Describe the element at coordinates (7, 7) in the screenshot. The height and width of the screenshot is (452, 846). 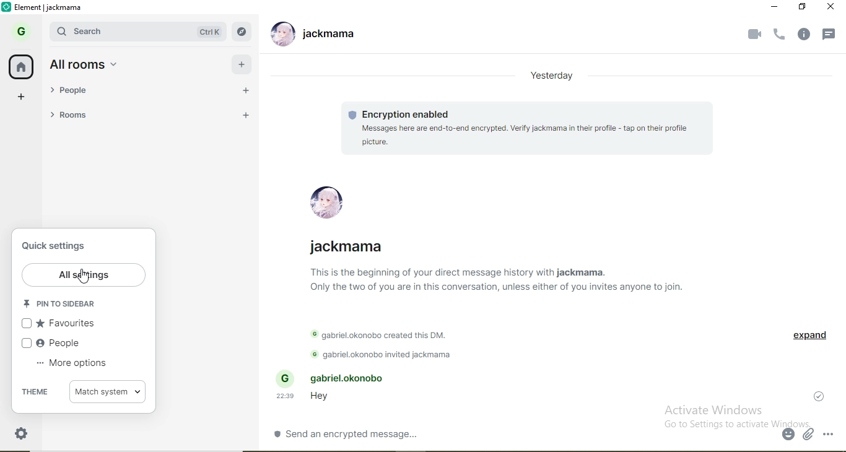
I see `logo` at that location.